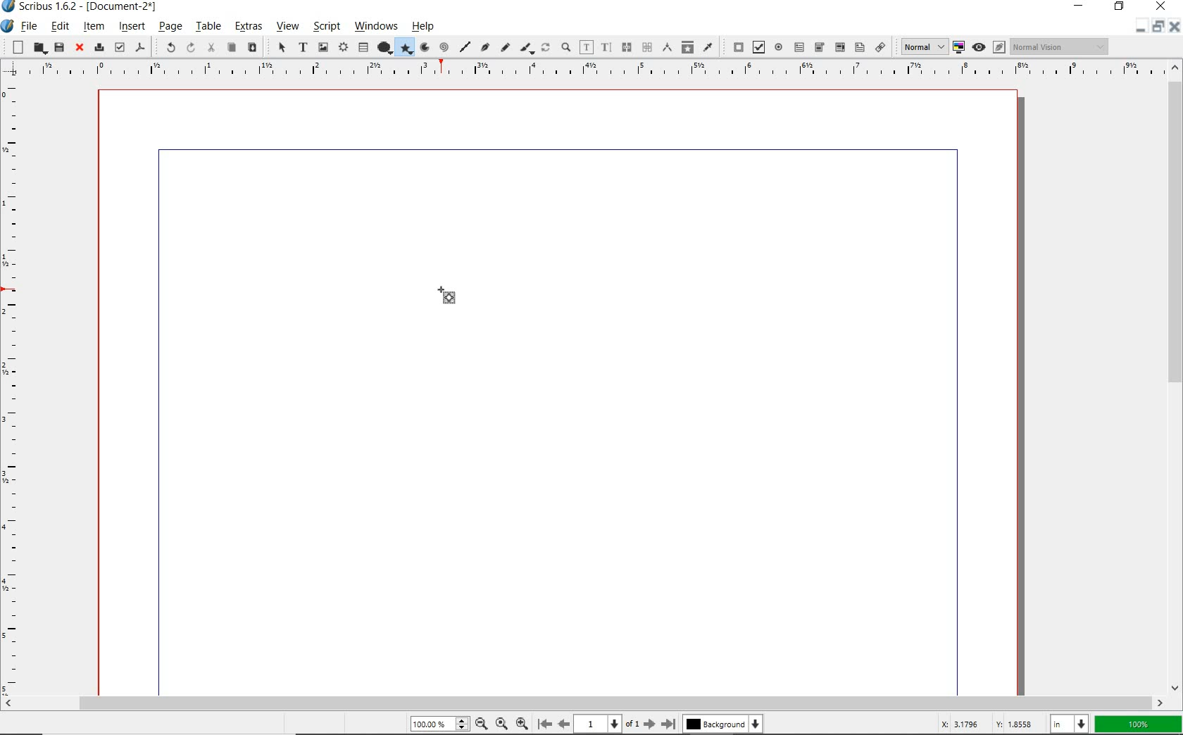 This screenshot has width=1183, height=735. I want to click on scrollbar, so click(583, 703).